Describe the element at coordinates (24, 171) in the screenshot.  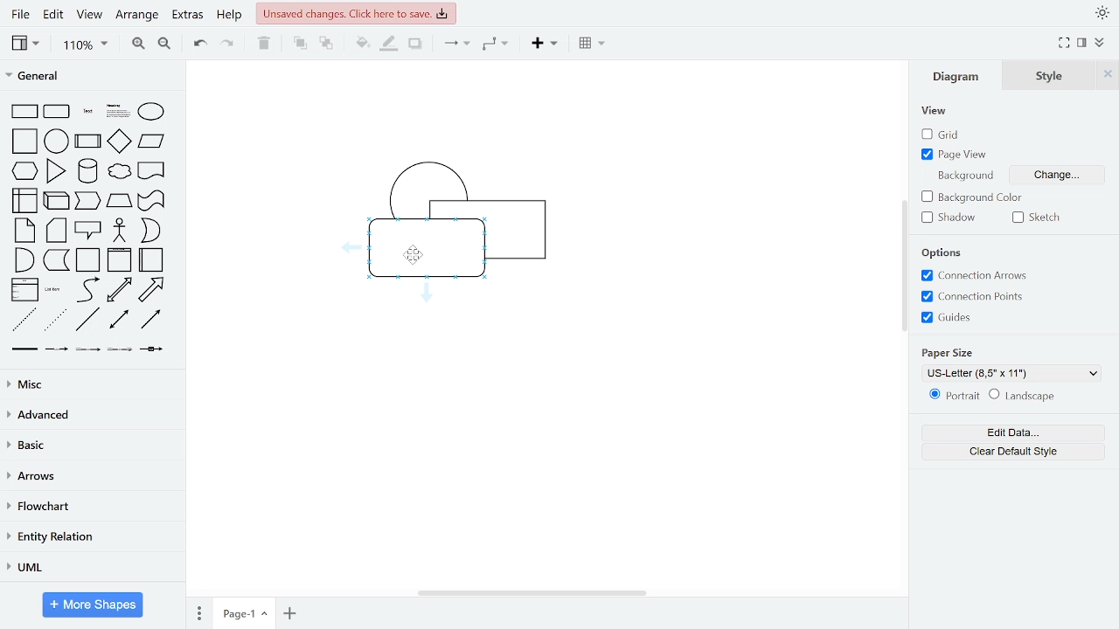
I see `hexagon` at that location.